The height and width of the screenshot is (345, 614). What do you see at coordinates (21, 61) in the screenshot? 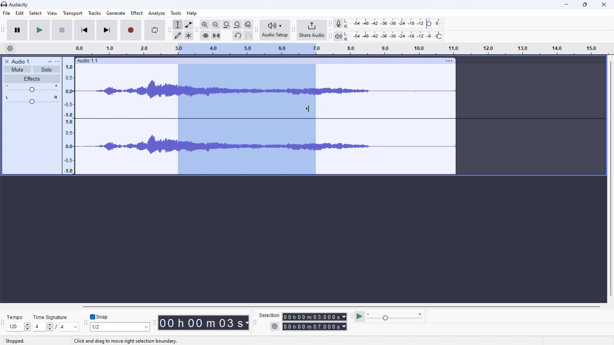
I see `Audio 1` at bounding box center [21, 61].